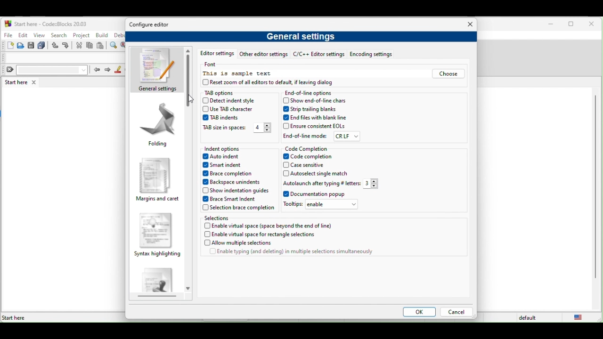  What do you see at coordinates (266, 235) in the screenshot?
I see `enable virtual space for rectangle selection` at bounding box center [266, 235].